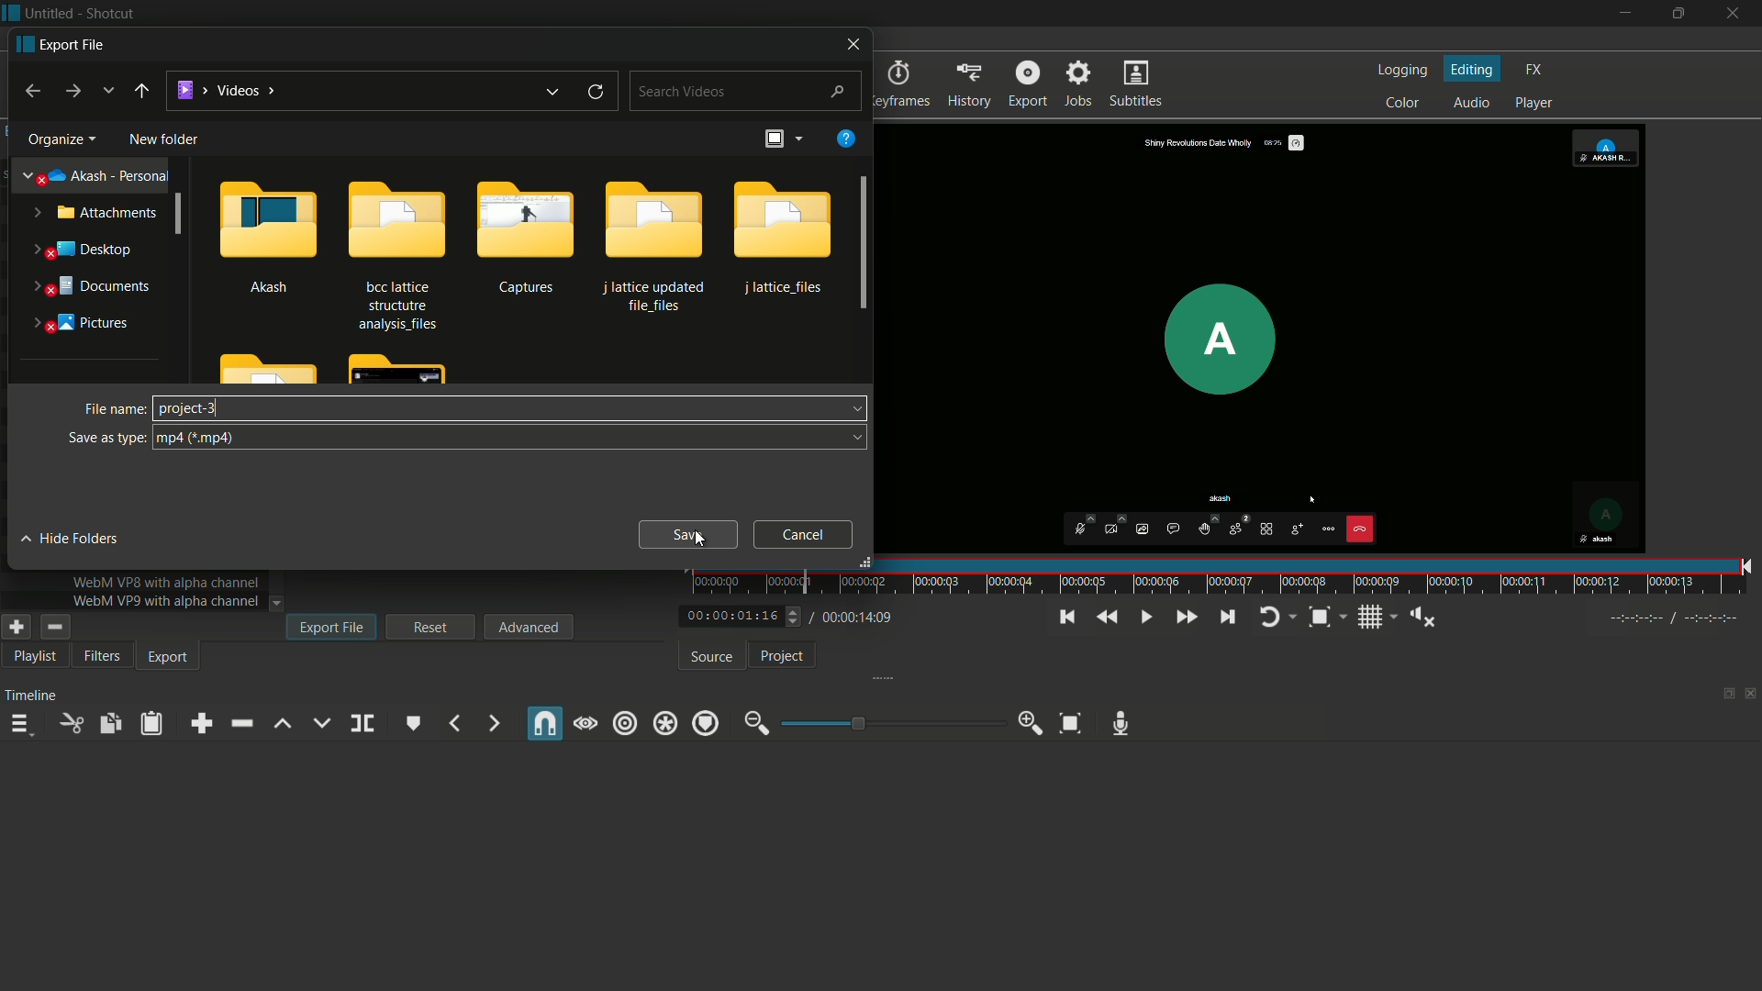 This screenshot has height=991, width=1762. What do you see at coordinates (697, 540) in the screenshot?
I see `cursor` at bounding box center [697, 540].